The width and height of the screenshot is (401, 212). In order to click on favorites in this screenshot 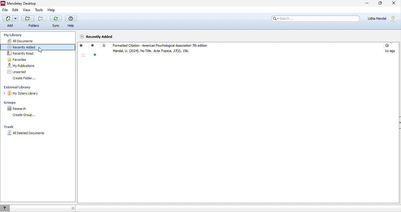, I will do `click(20, 60)`.